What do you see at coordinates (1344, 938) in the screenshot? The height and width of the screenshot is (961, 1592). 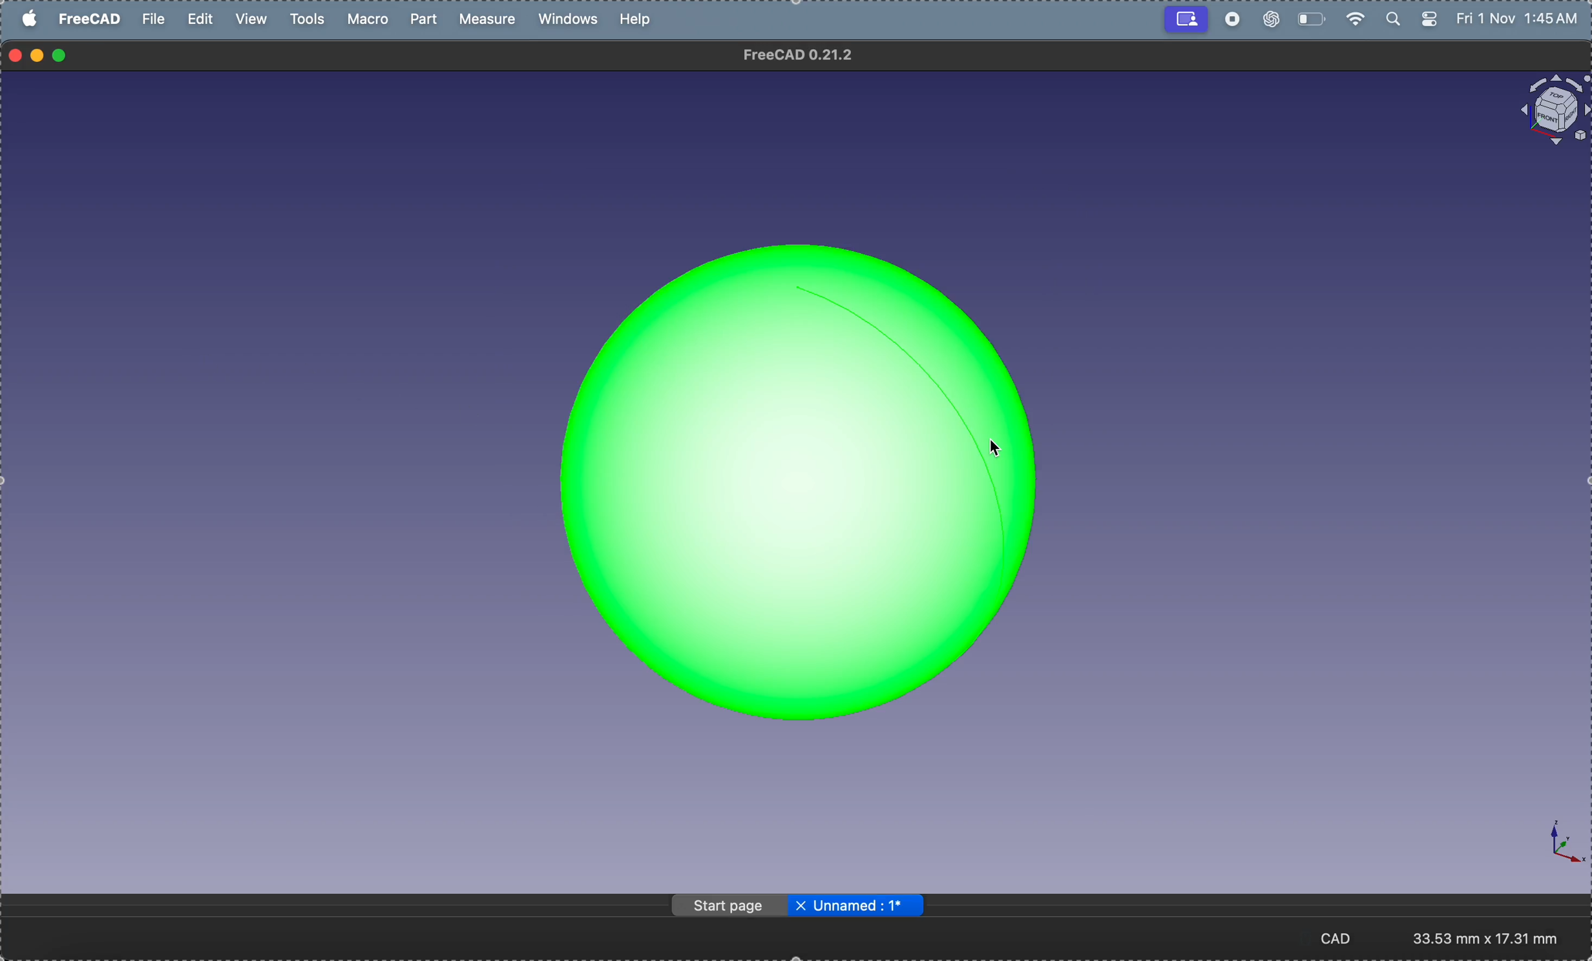 I see `cad` at bounding box center [1344, 938].